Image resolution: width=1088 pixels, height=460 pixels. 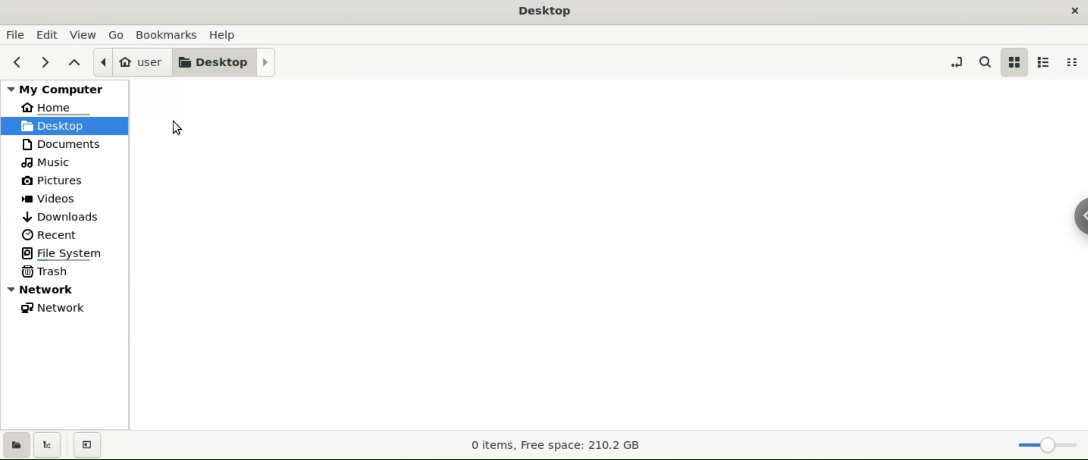 What do you see at coordinates (63, 198) in the screenshot?
I see `videos` at bounding box center [63, 198].